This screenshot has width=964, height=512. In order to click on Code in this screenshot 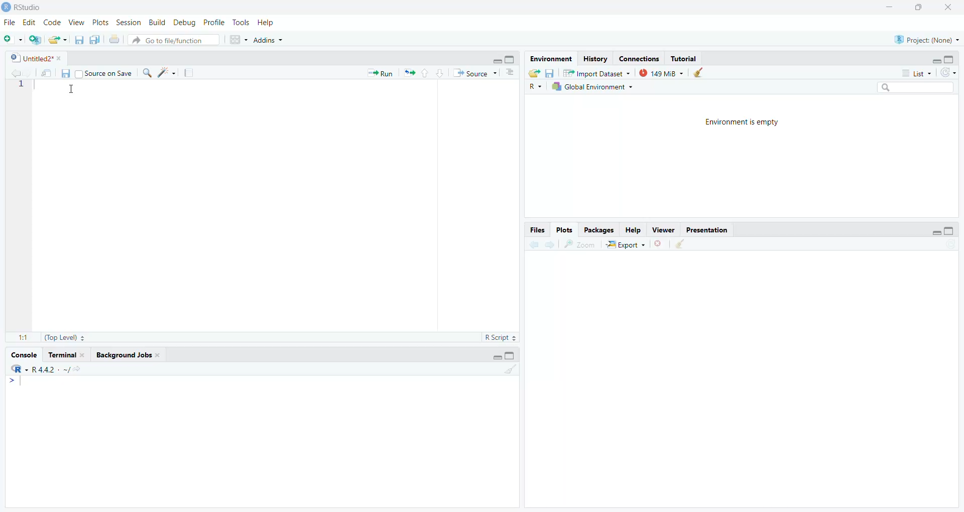, I will do `click(53, 23)`.